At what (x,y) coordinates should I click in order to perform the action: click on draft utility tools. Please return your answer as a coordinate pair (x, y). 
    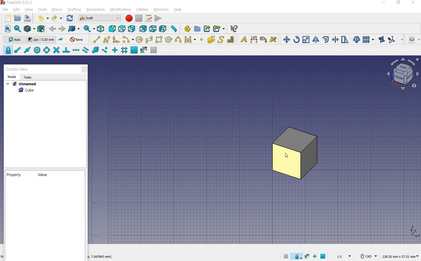
    Looking at the image, I should click on (419, 40).